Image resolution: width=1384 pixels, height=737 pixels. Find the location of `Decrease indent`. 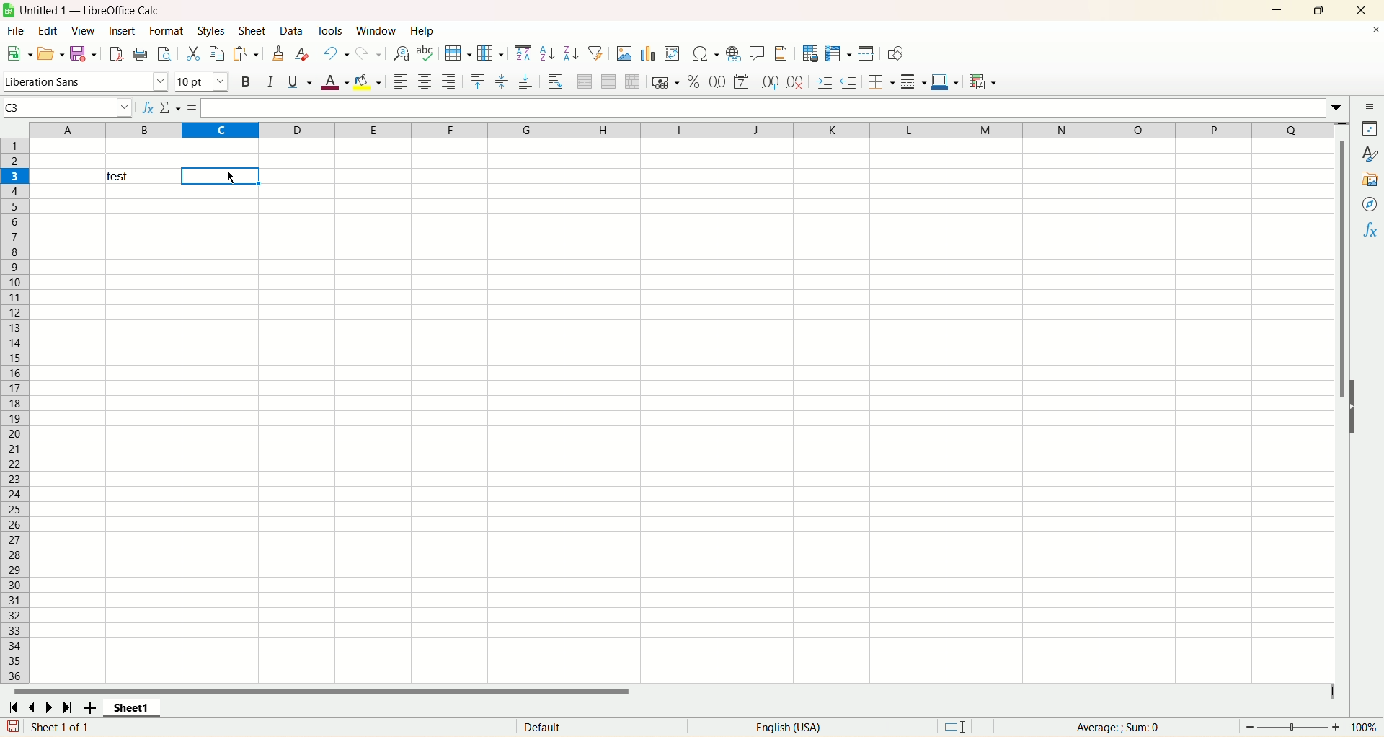

Decrease indent is located at coordinates (849, 81).